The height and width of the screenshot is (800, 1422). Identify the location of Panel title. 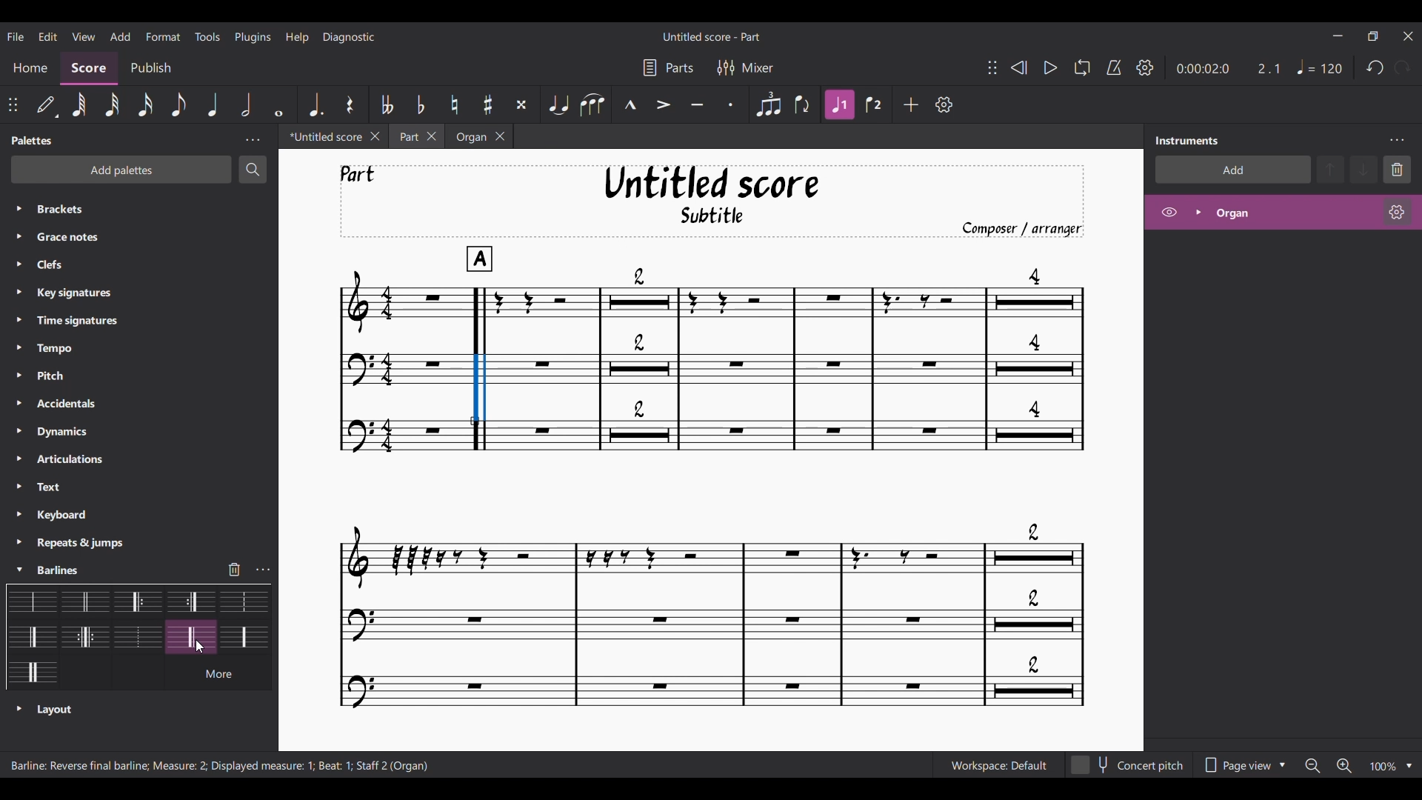
(33, 140).